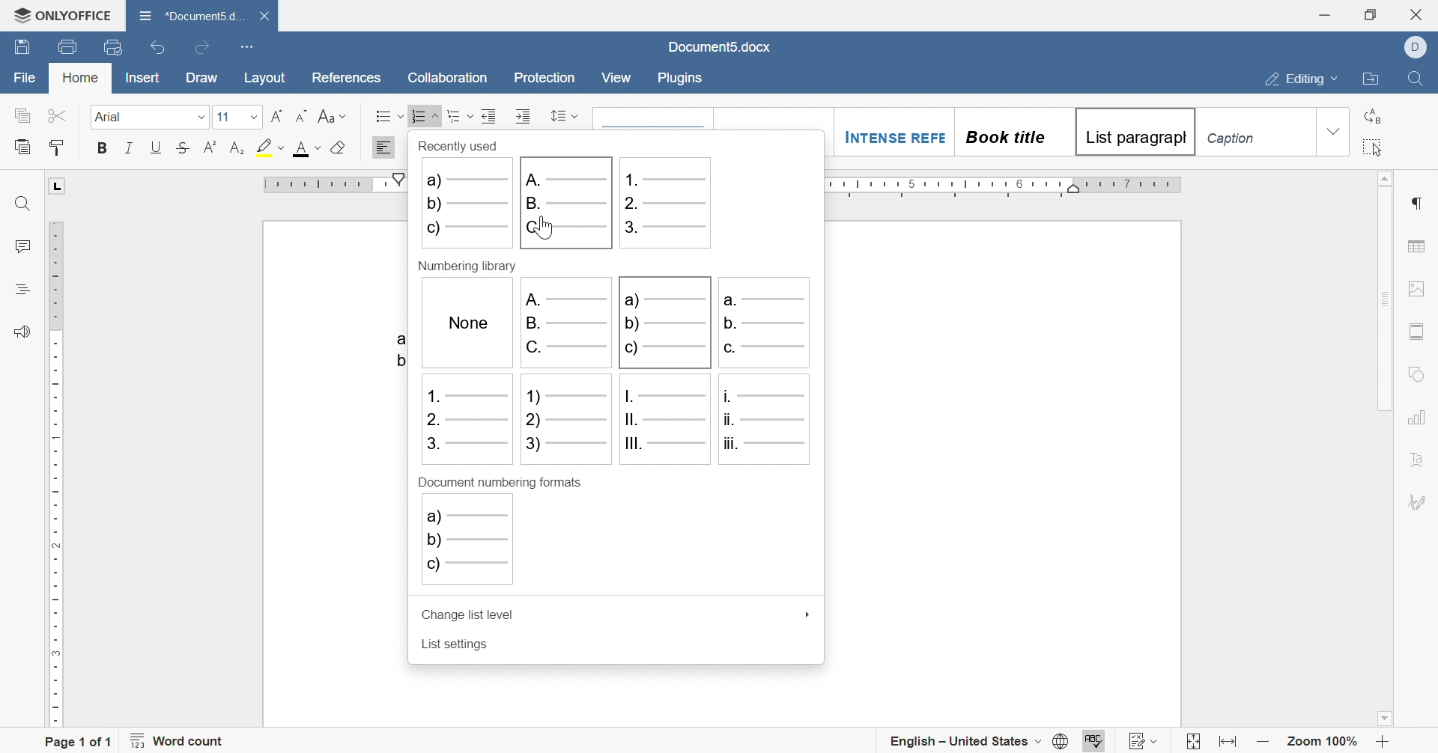 The image size is (1438, 753). What do you see at coordinates (70, 46) in the screenshot?
I see `print` at bounding box center [70, 46].